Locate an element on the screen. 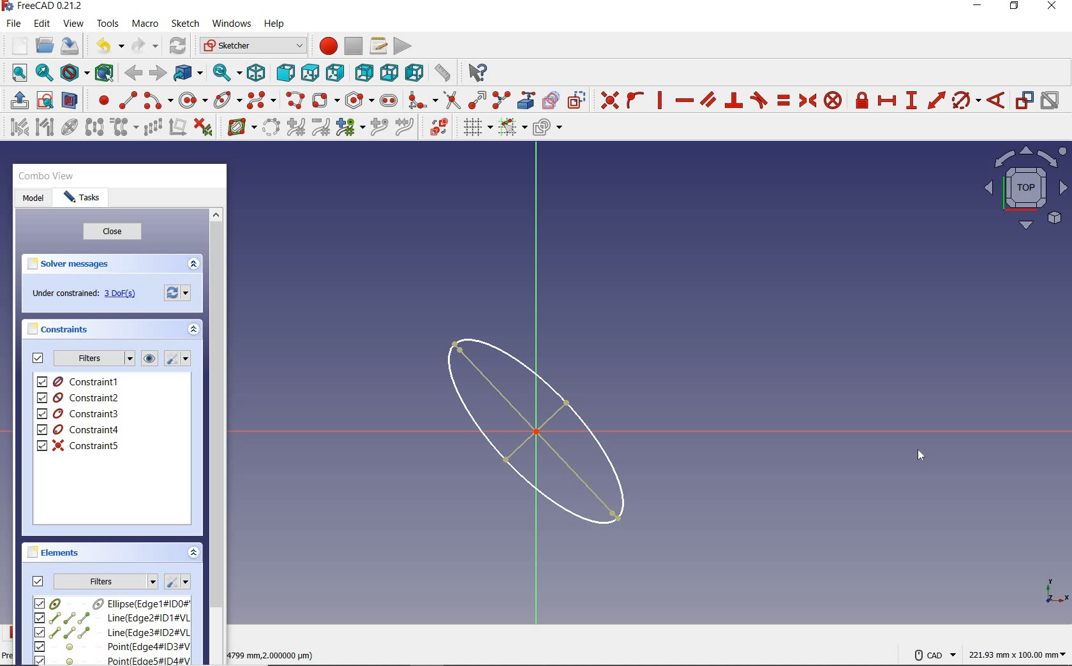 The height and width of the screenshot is (666, 1072). constraint1 is located at coordinates (82, 381).